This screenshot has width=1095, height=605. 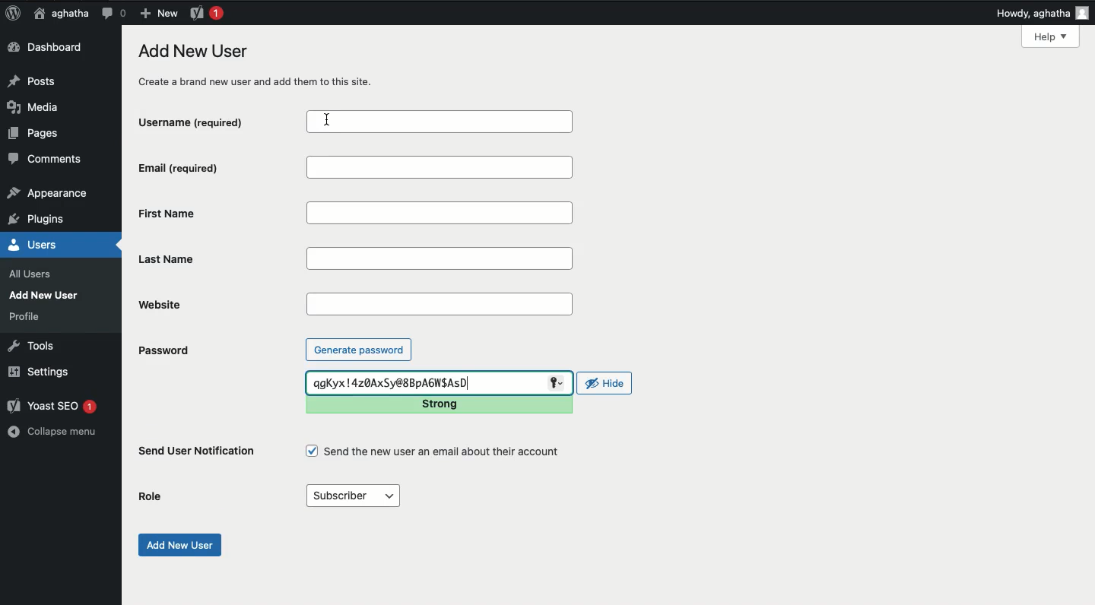 I want to click on Pages, so click(x=38, y=136).